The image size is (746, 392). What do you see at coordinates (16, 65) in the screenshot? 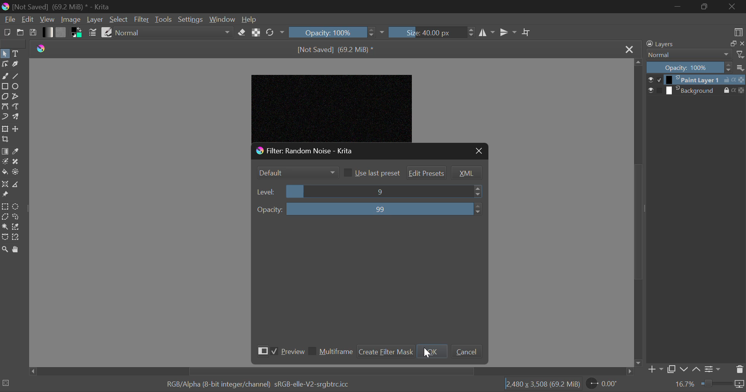
I see `Calligraphic Tool` at bounding box center [16, 65].